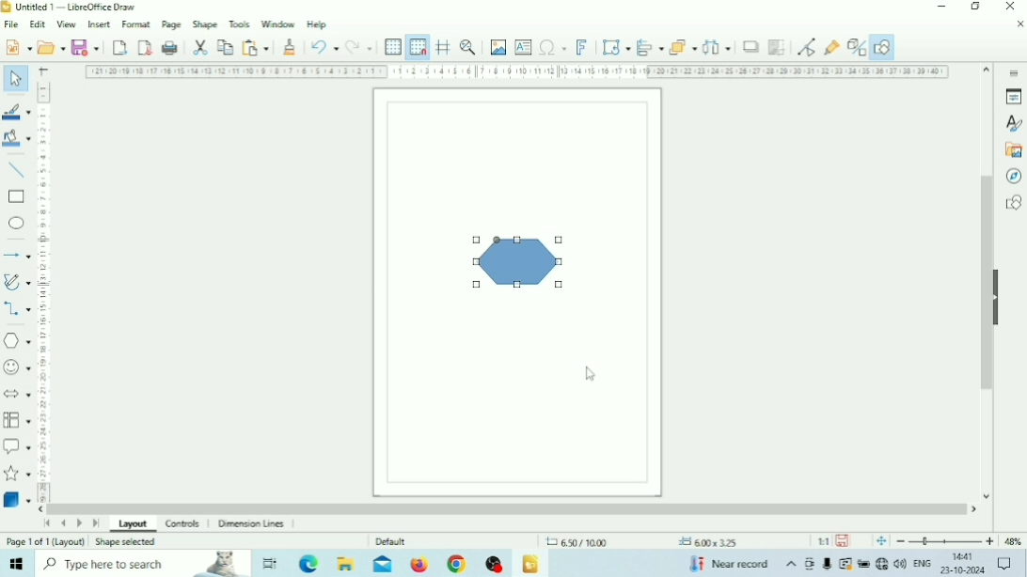 The image size is (1027, 577). I want to click on Align Objects, so click(650, 47).